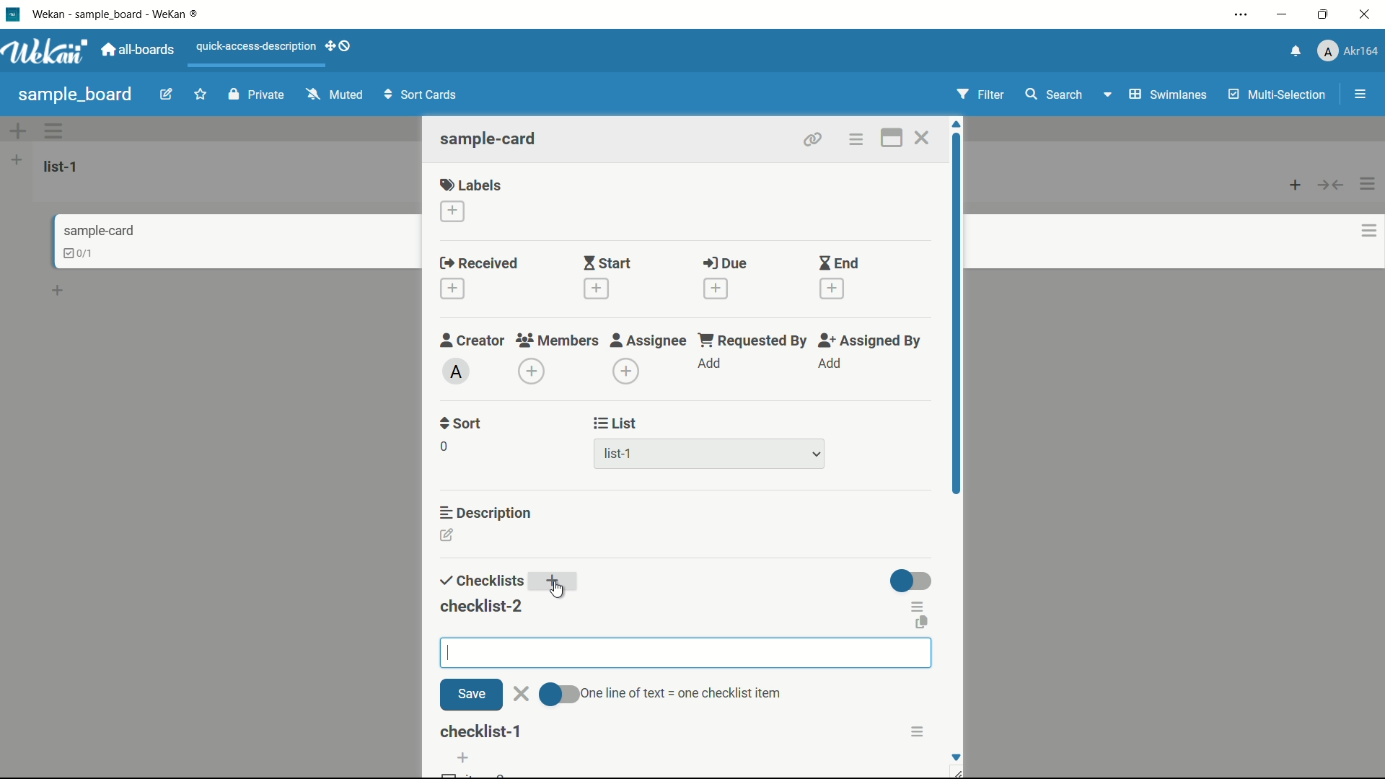  Describe the element at coordinates (1166, 94) in the screenshot. I see `swimlanes` at that location.